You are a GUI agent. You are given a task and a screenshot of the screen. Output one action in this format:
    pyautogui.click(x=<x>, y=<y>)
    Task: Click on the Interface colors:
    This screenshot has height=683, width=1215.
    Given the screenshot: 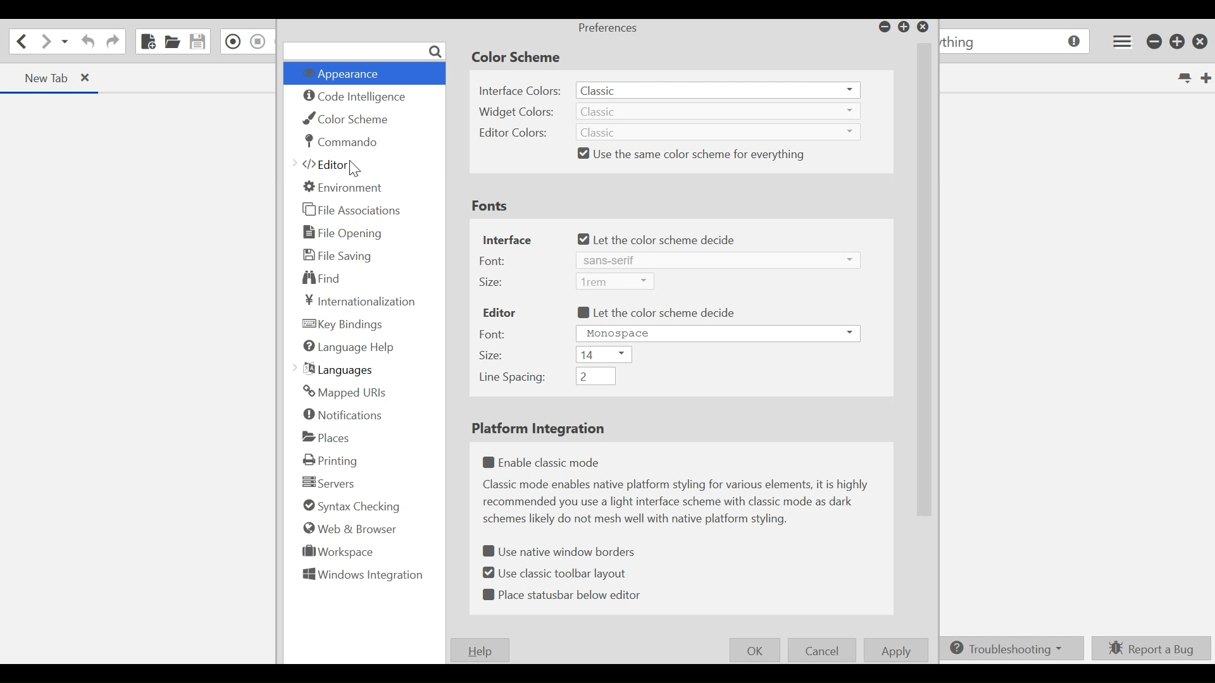 What is the action you would take?
    pyautogui.click(x=521, y=92)
    